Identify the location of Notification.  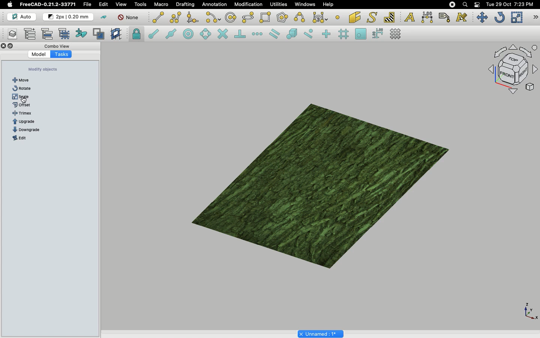
(477, 4).